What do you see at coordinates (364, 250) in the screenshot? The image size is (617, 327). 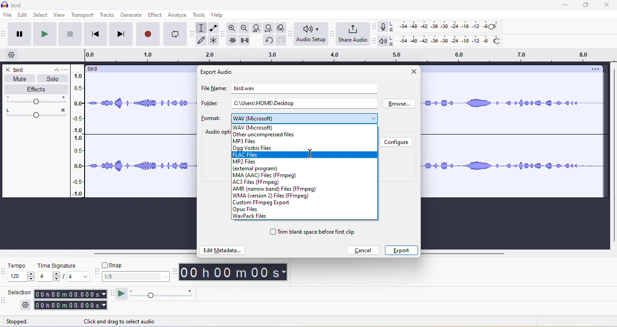 I see `cancel` at bounding box center [364, 250].